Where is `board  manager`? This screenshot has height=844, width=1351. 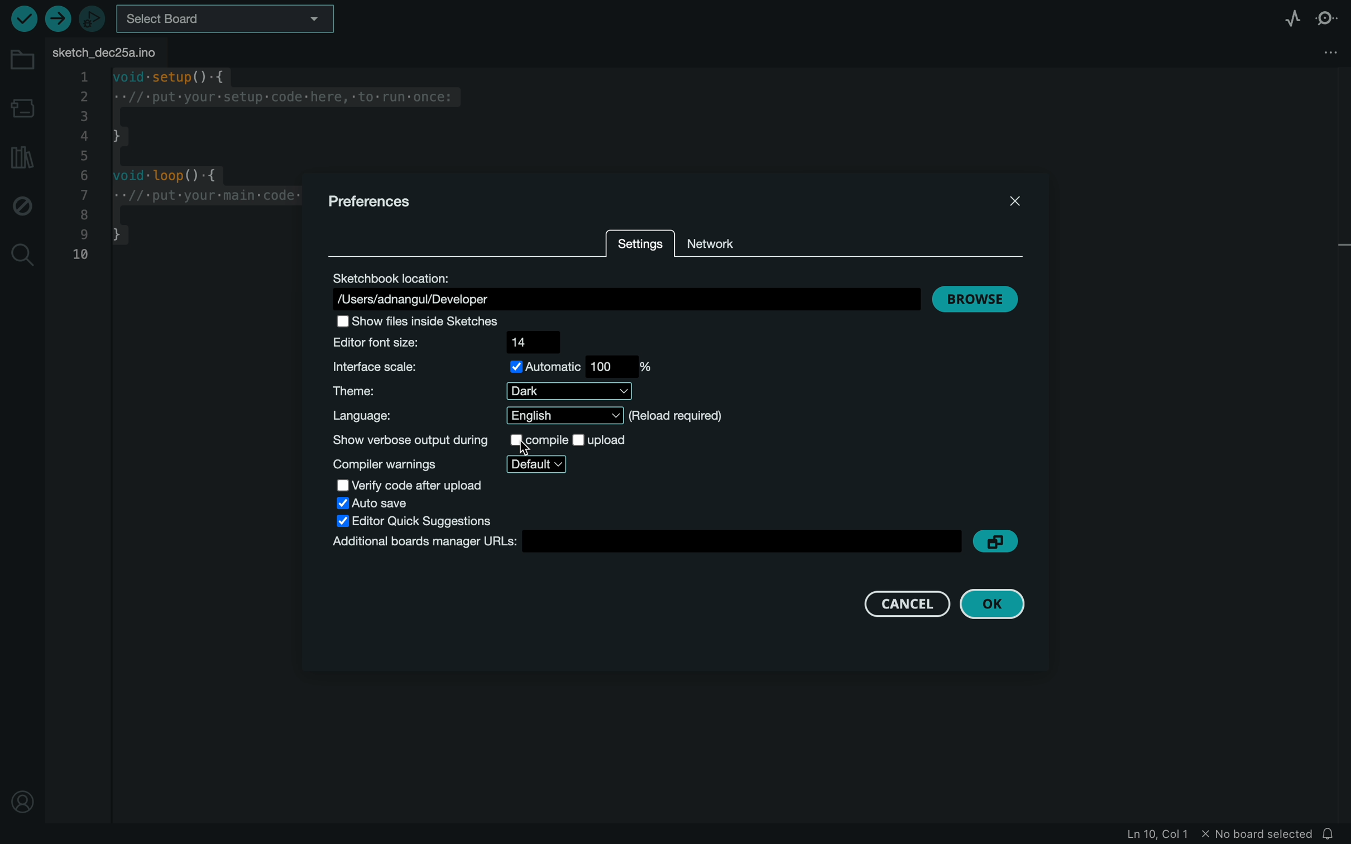
board  manager is located at coordinates (24, 108).